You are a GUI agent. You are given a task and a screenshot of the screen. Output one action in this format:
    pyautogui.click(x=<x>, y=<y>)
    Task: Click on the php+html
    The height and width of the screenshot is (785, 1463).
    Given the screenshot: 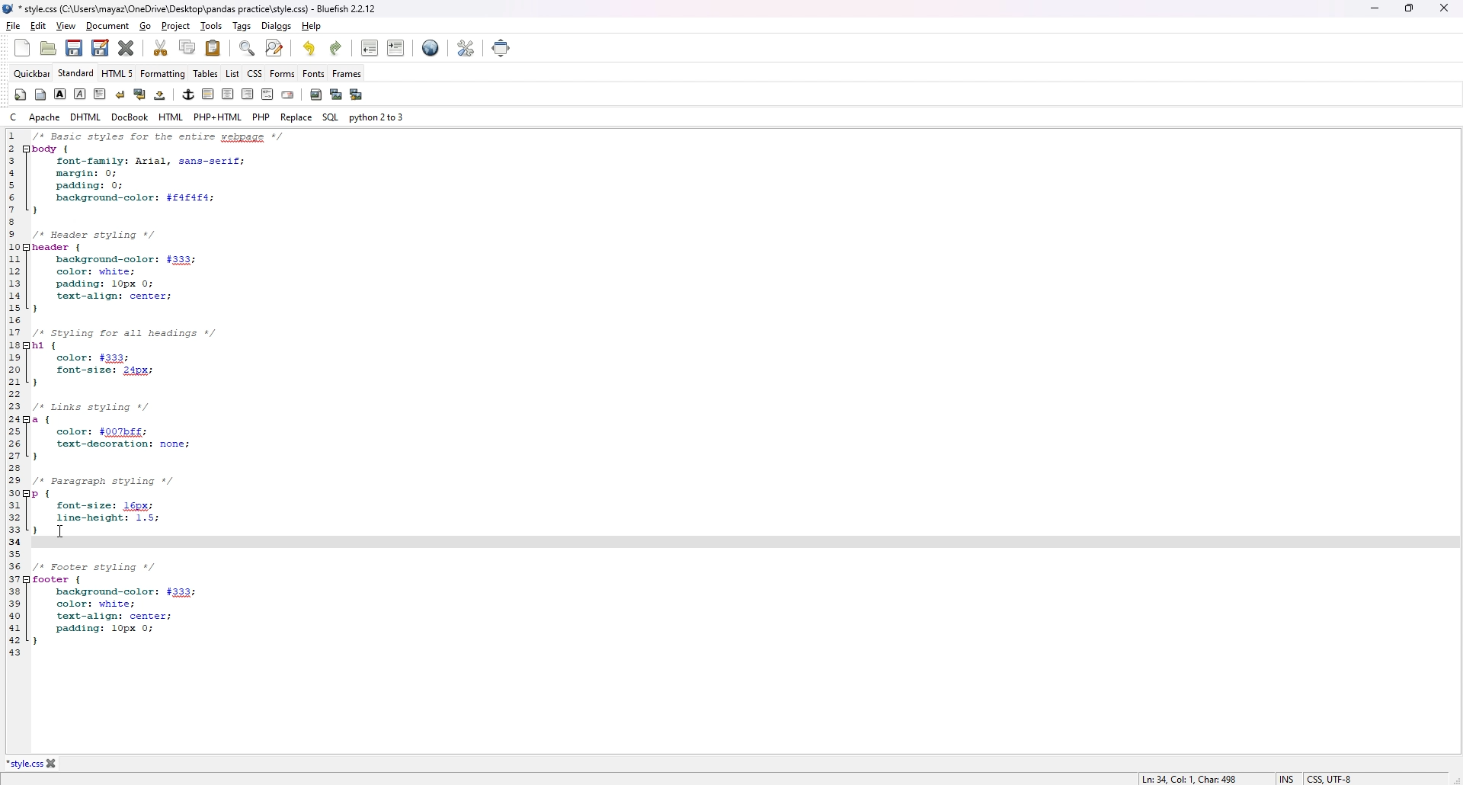 What is the action you would take?
    pyautogui.click(x=218, y=117)
    